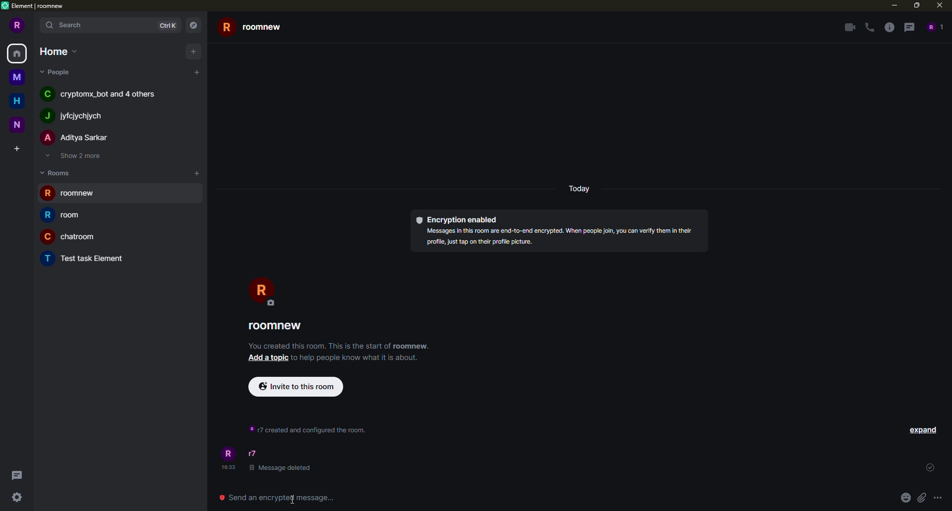  Describe the element at coordinates (16, 474) in the screenshot. I see `threads` at that location.